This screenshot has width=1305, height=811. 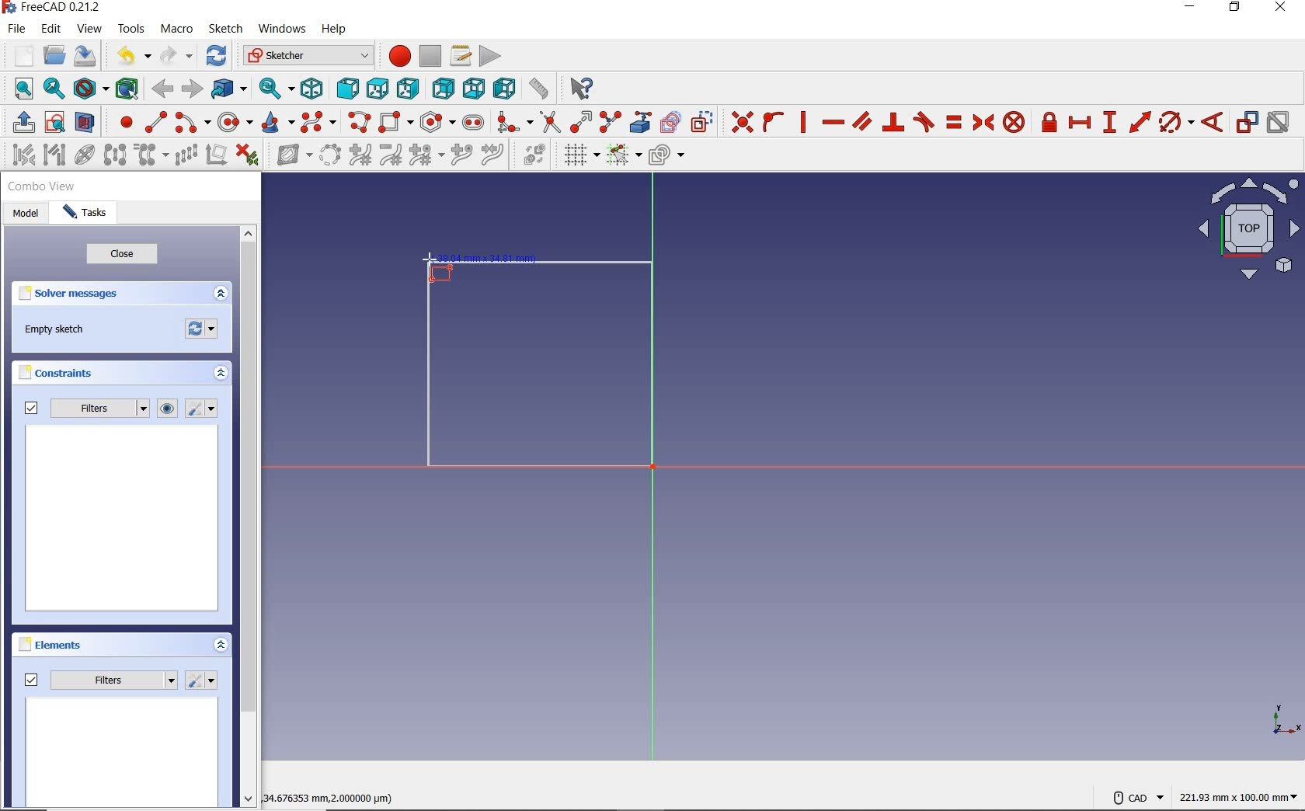 What do you see at coordinates (25, 214) in the screenshot?
I see `model` at bounding box center [25, 214].